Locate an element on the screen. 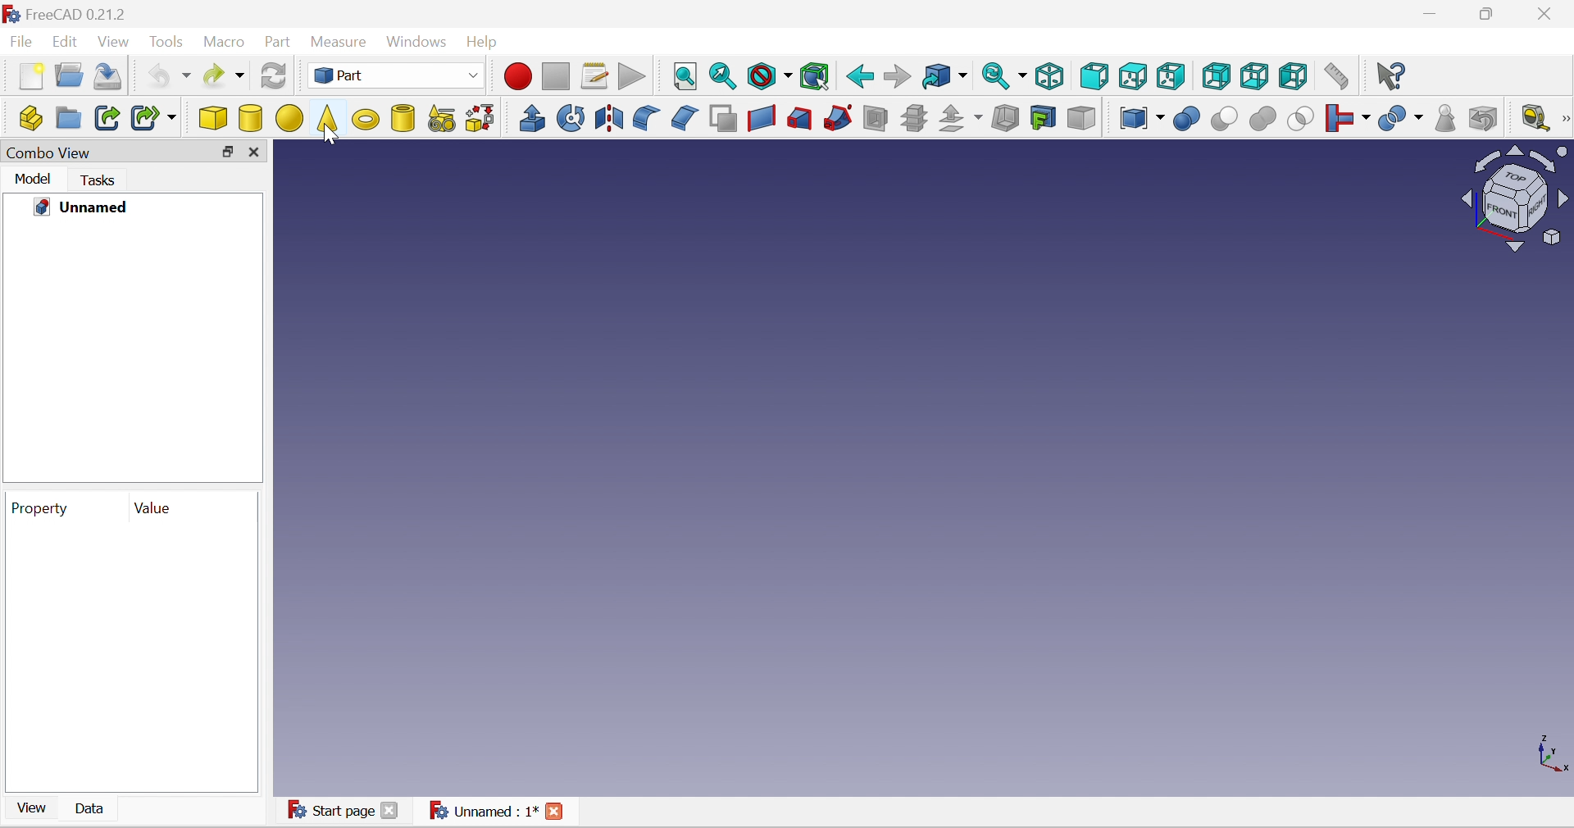 This screenshot has height=828, width=1574. Intersection is located at coordinates (1301, 118).